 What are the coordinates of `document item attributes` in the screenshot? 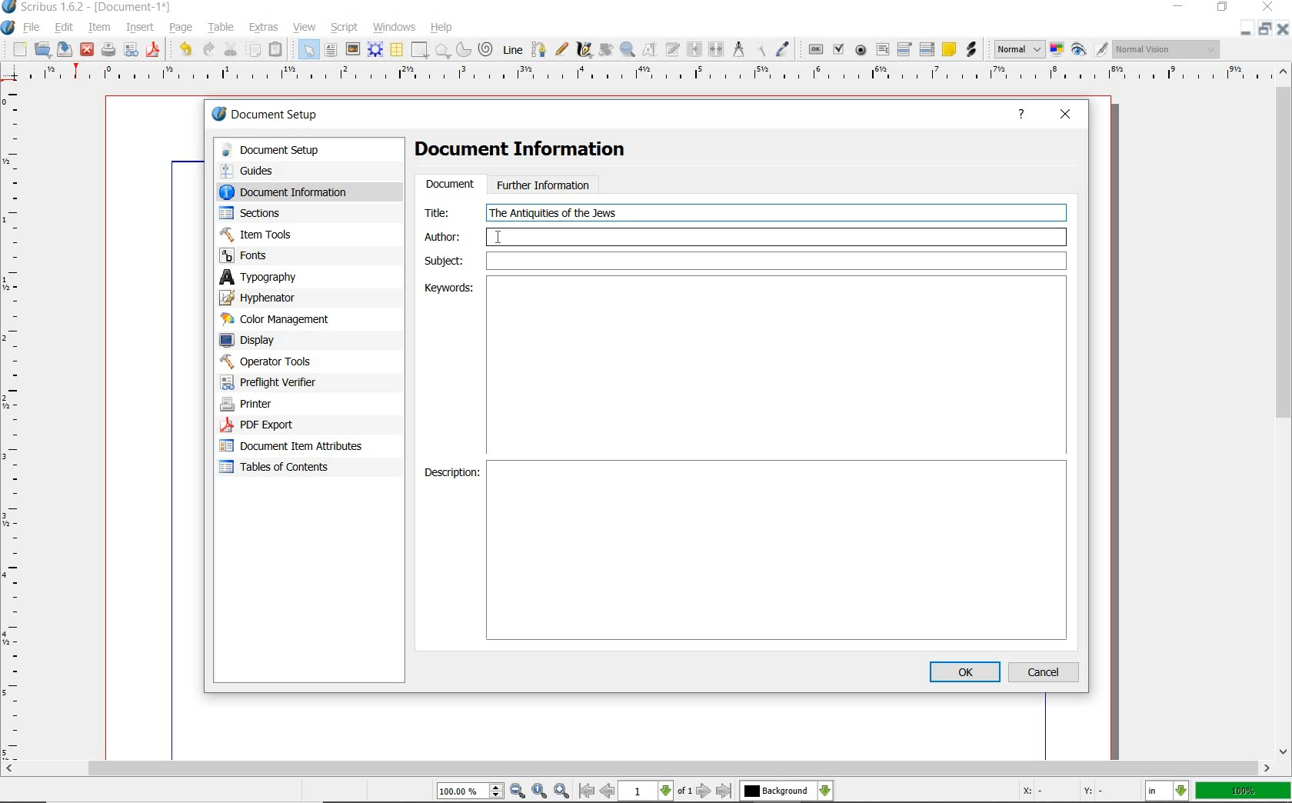 It's located at (297, 448).